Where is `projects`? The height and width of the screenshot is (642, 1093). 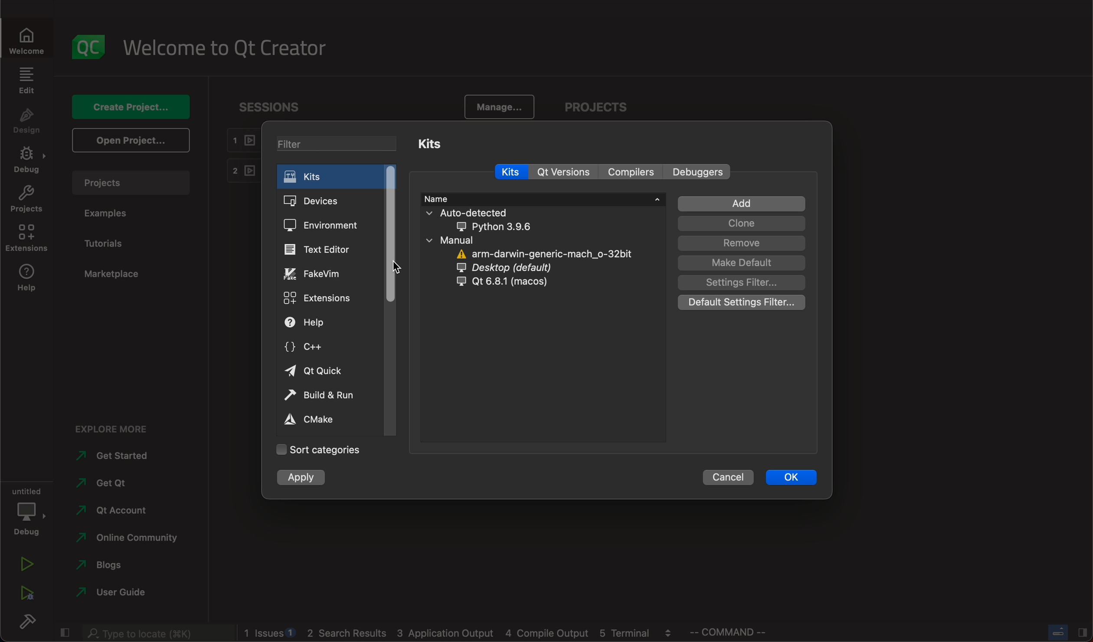 projects is located at coordinates (596, 105).